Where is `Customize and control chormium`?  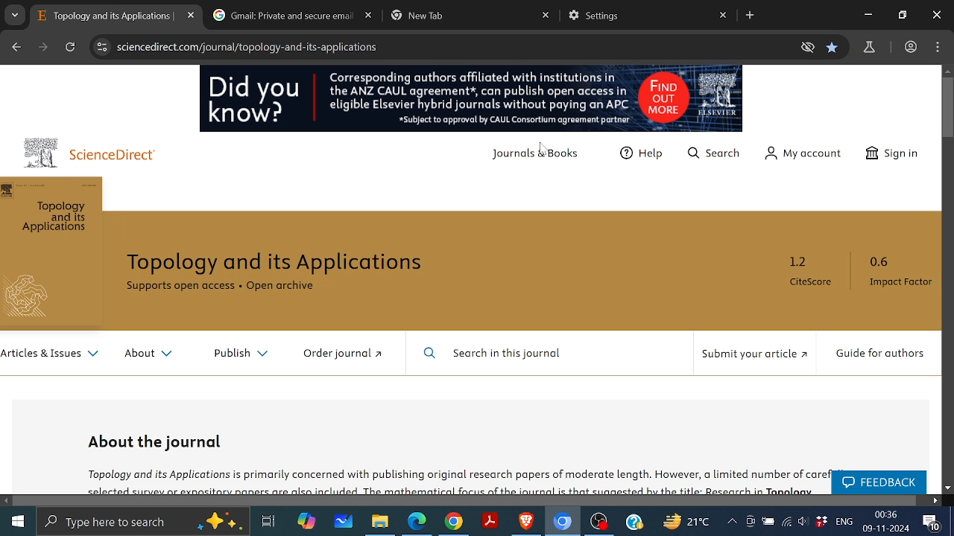 Customize and control chormium is located at coordinates (938, 47).